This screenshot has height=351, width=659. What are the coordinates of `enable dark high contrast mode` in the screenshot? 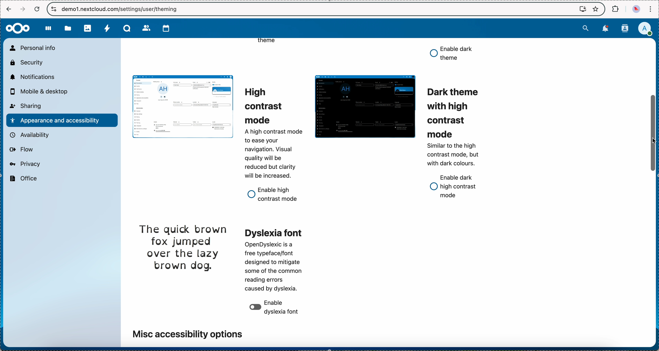 It's located at (454, 187).